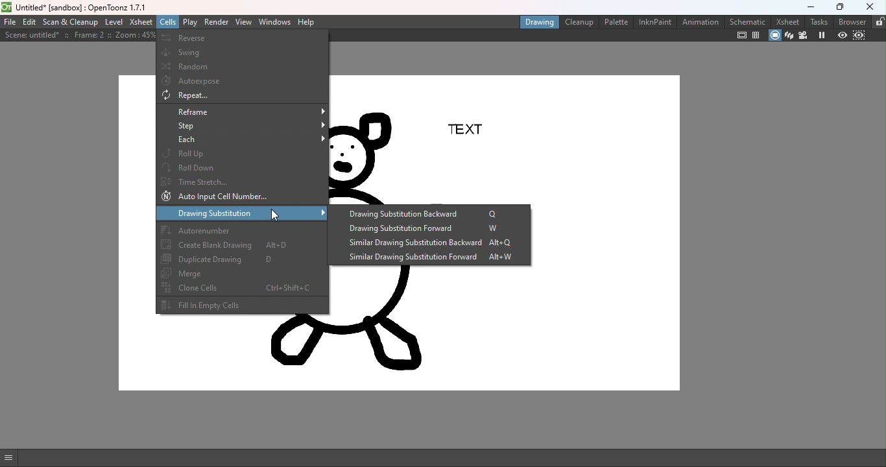 This screenshot has width=886, height=467. What do you see at coordinates (840, 35) in the screenshot?
I see `Preview` at bounding box center [840, 35].